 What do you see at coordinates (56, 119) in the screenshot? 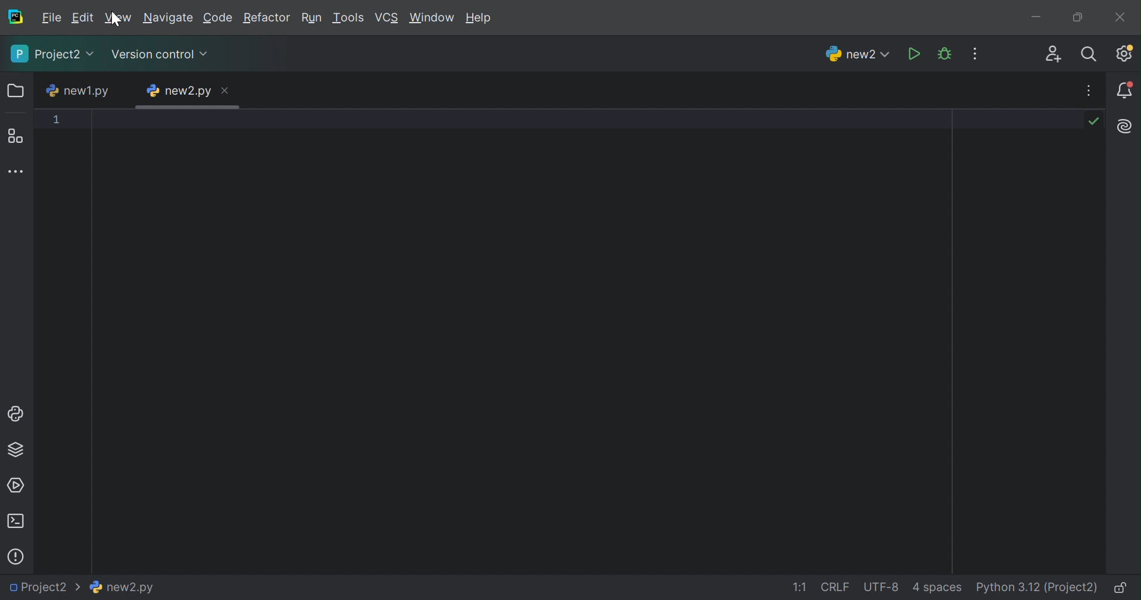
I see `1` at bounding box center [56, 119].